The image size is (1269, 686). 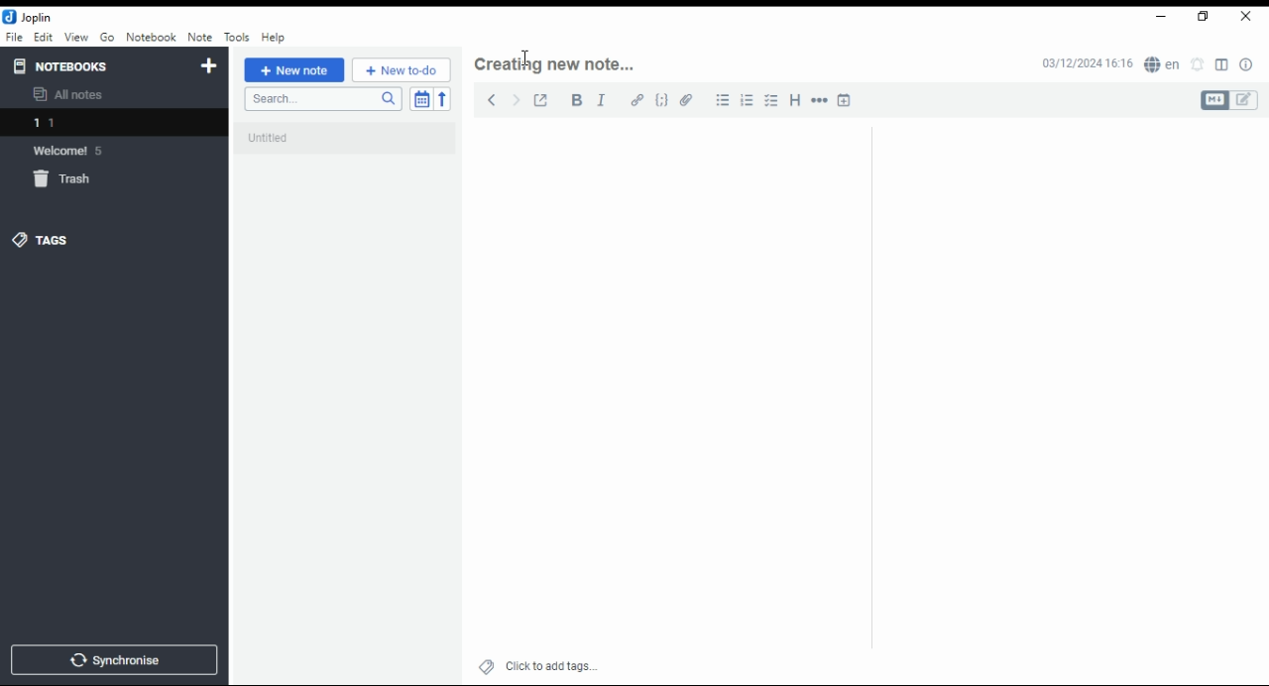 I want to click on go, so click(x=109, y=40).